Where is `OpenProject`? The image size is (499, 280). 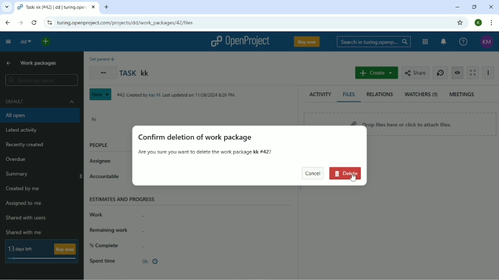
OpenProject is located at coordinates (239, 41).